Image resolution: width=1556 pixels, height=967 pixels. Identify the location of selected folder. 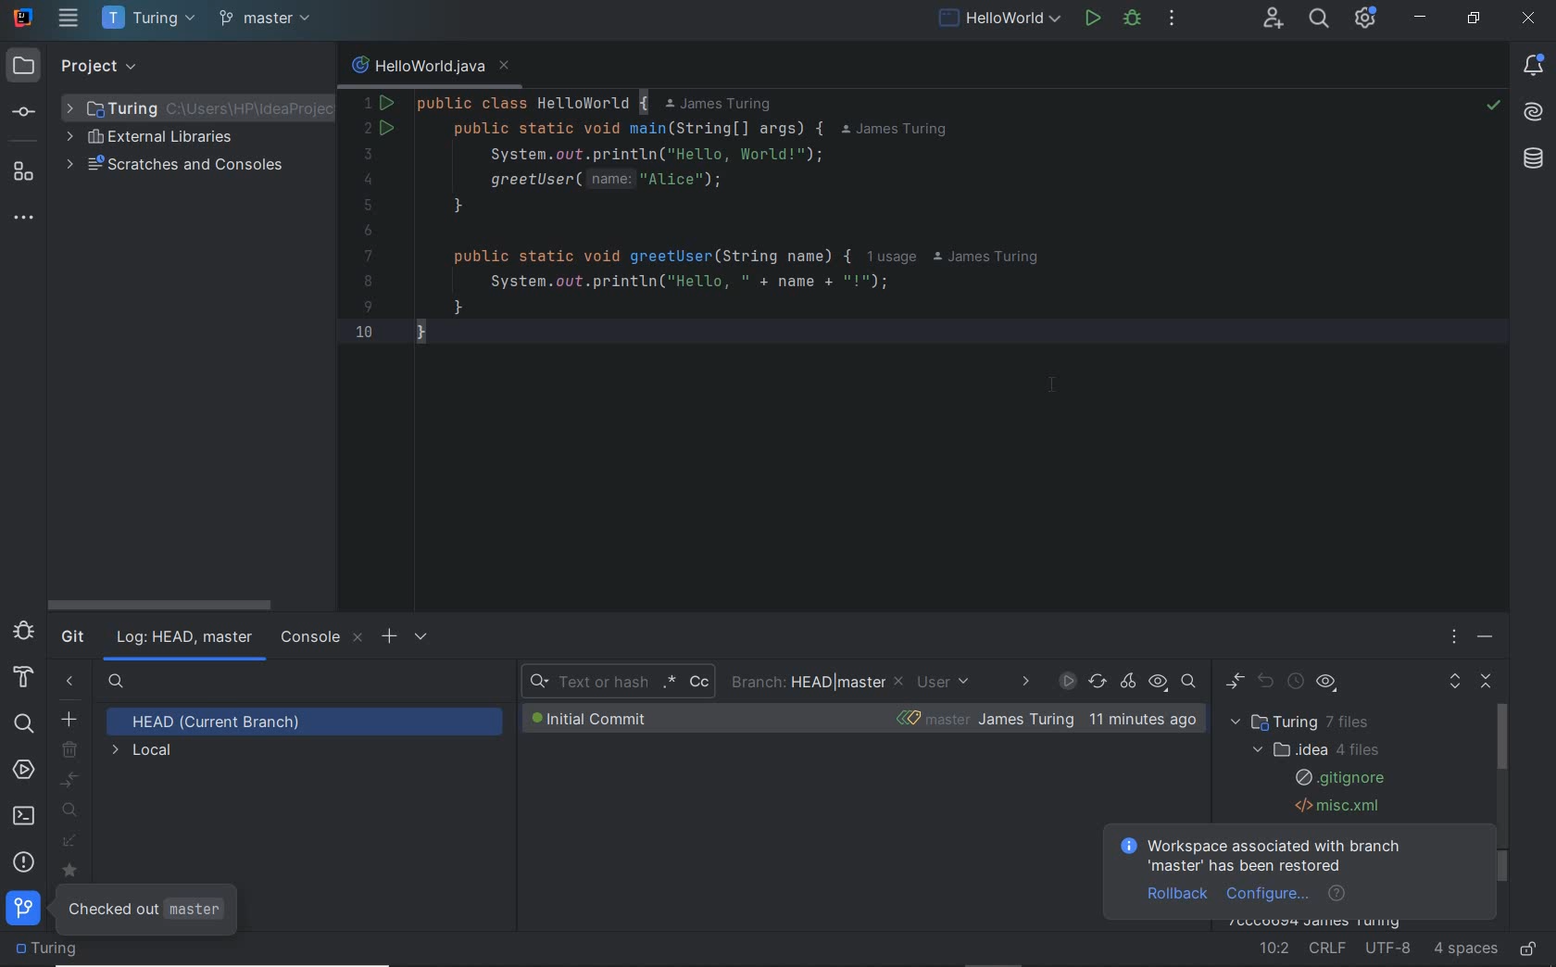
(195, 109).